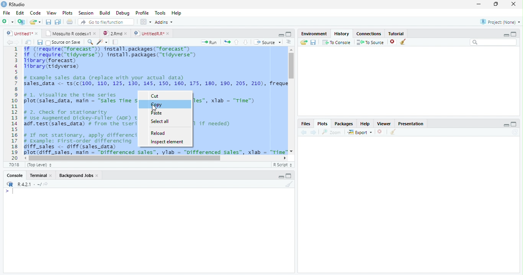 The width and height of the screenshot is (523, 275). I want to click on Search, so click(494, 43).